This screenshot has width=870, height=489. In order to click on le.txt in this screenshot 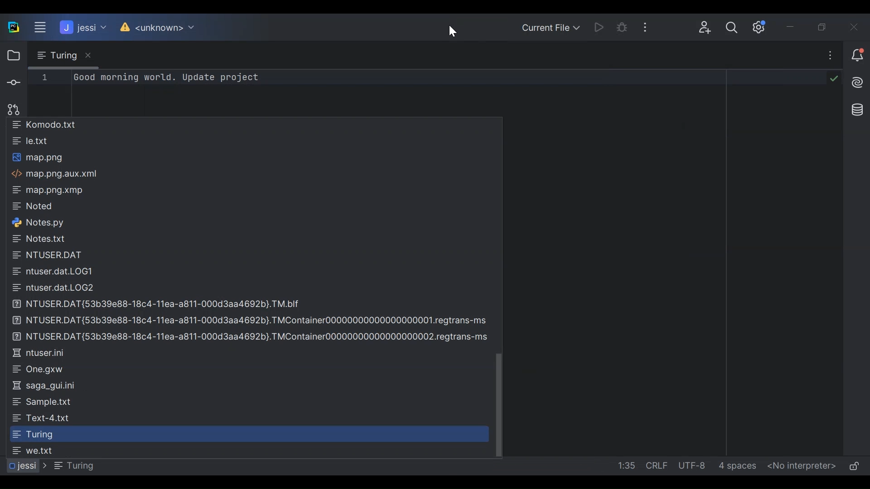, I will do `click(32, 140)`.